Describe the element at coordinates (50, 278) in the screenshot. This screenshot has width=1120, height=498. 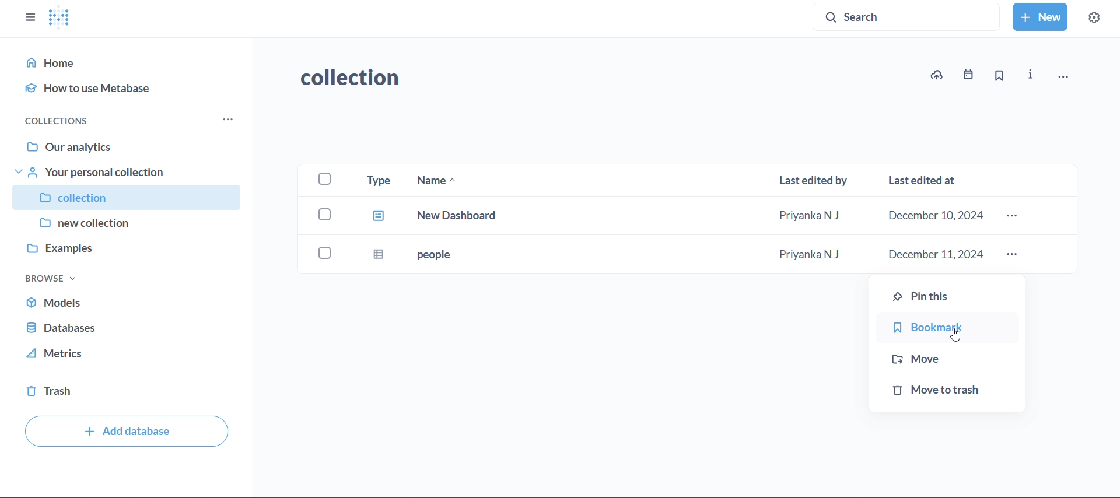
I see `browse` at that location.